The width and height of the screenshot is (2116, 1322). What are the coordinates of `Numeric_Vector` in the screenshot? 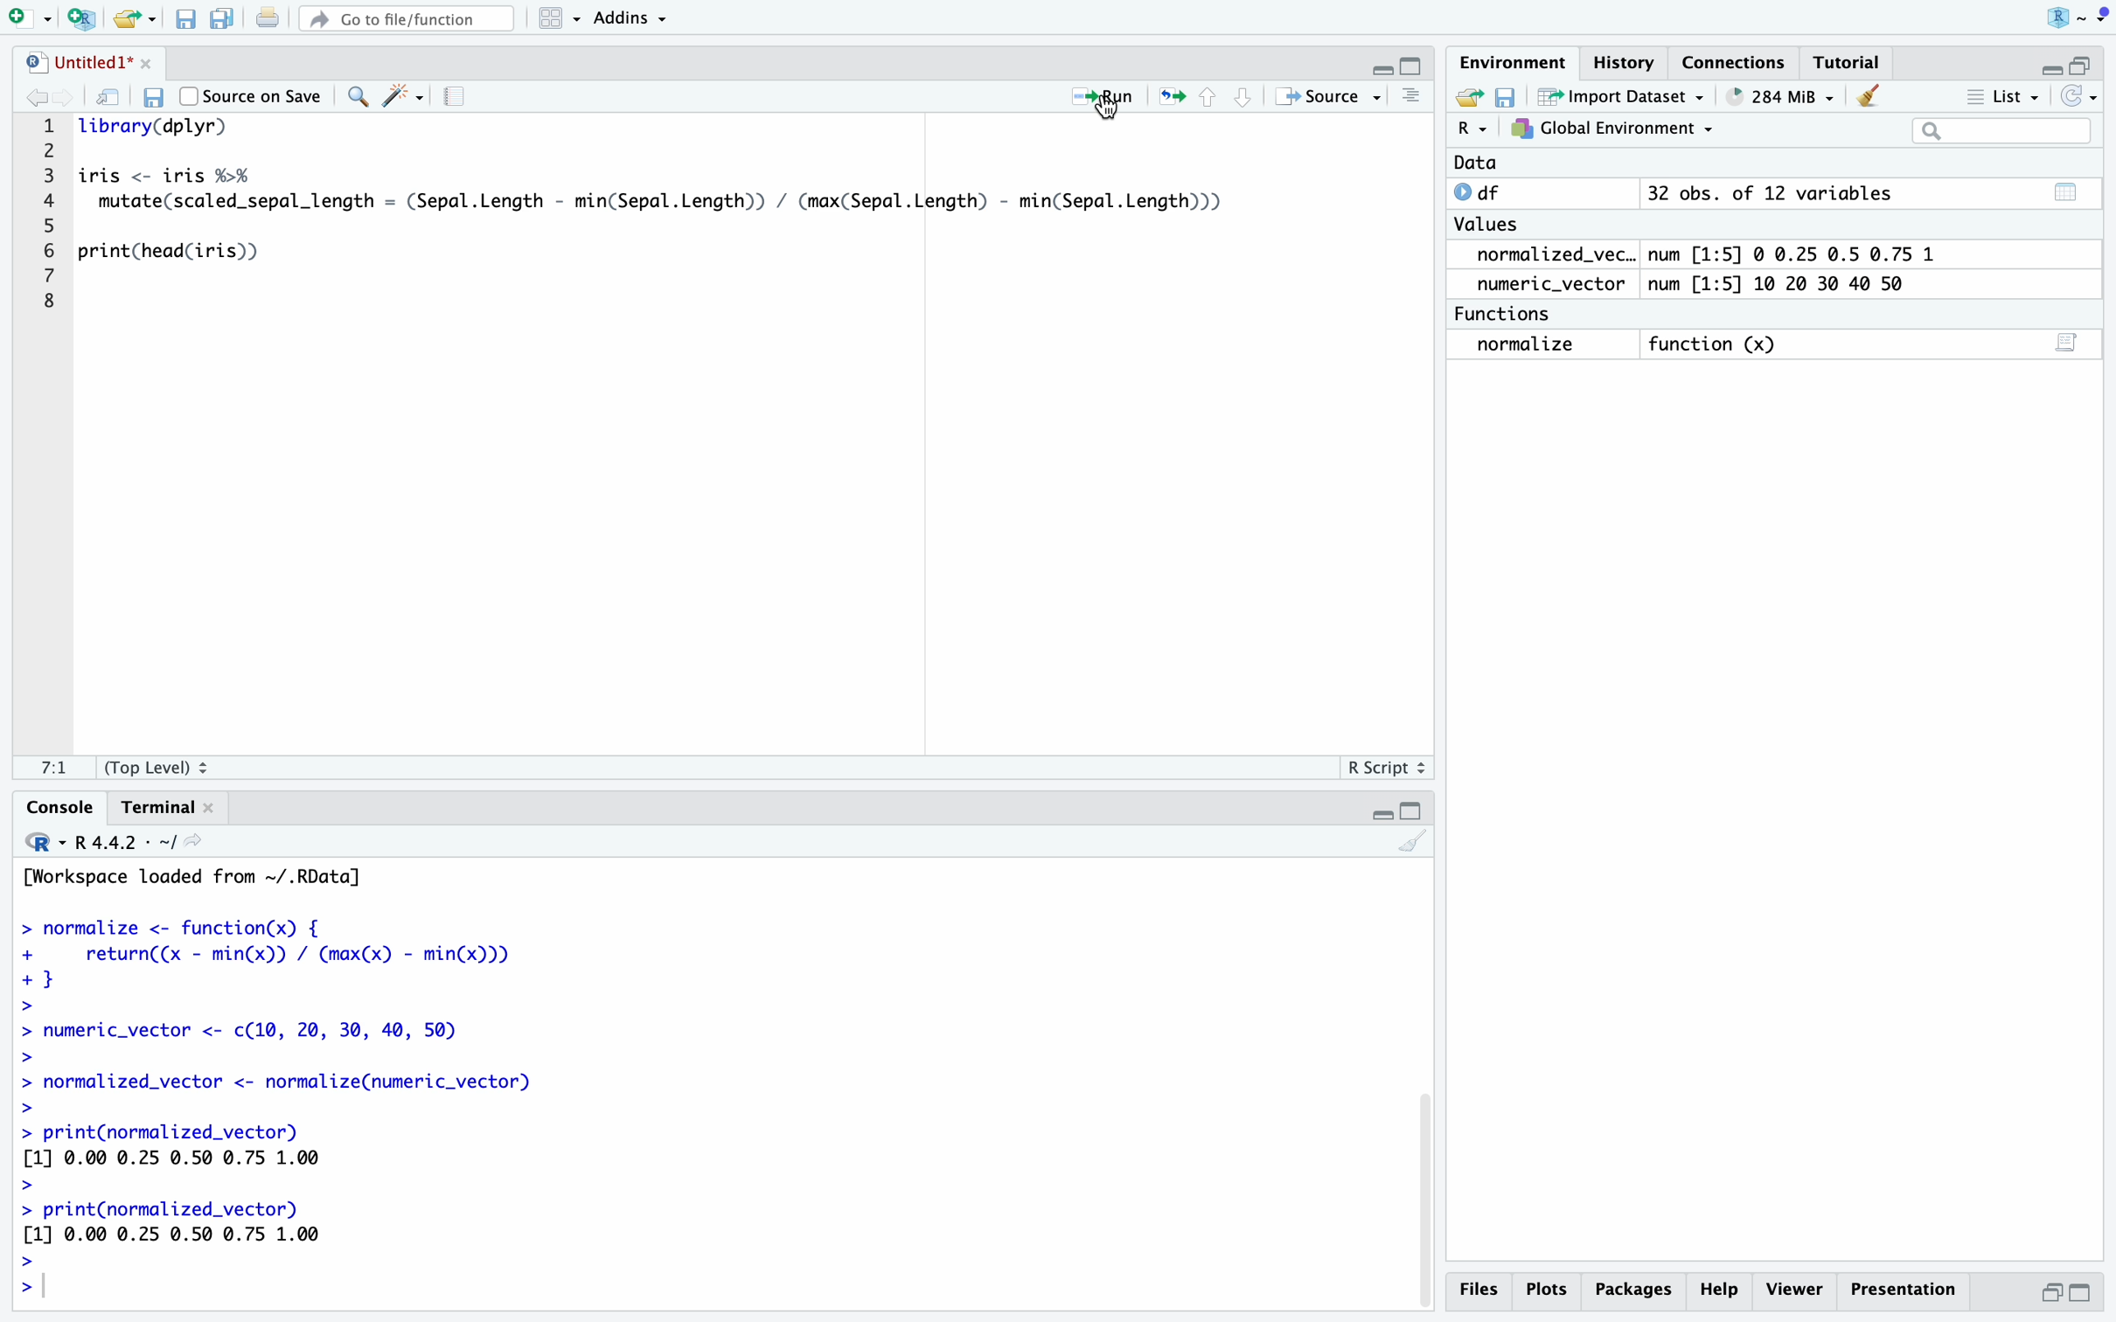 It's located at (1543, 285).